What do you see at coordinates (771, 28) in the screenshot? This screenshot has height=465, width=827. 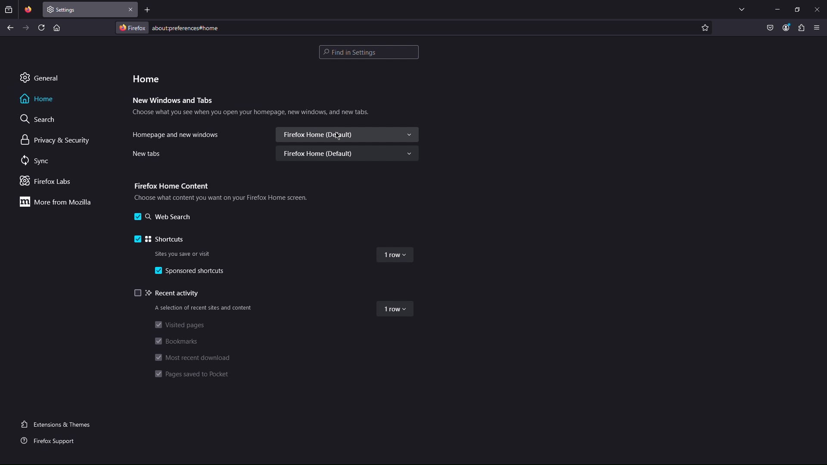 I see `Pocket` at bounding box center [771, 28].